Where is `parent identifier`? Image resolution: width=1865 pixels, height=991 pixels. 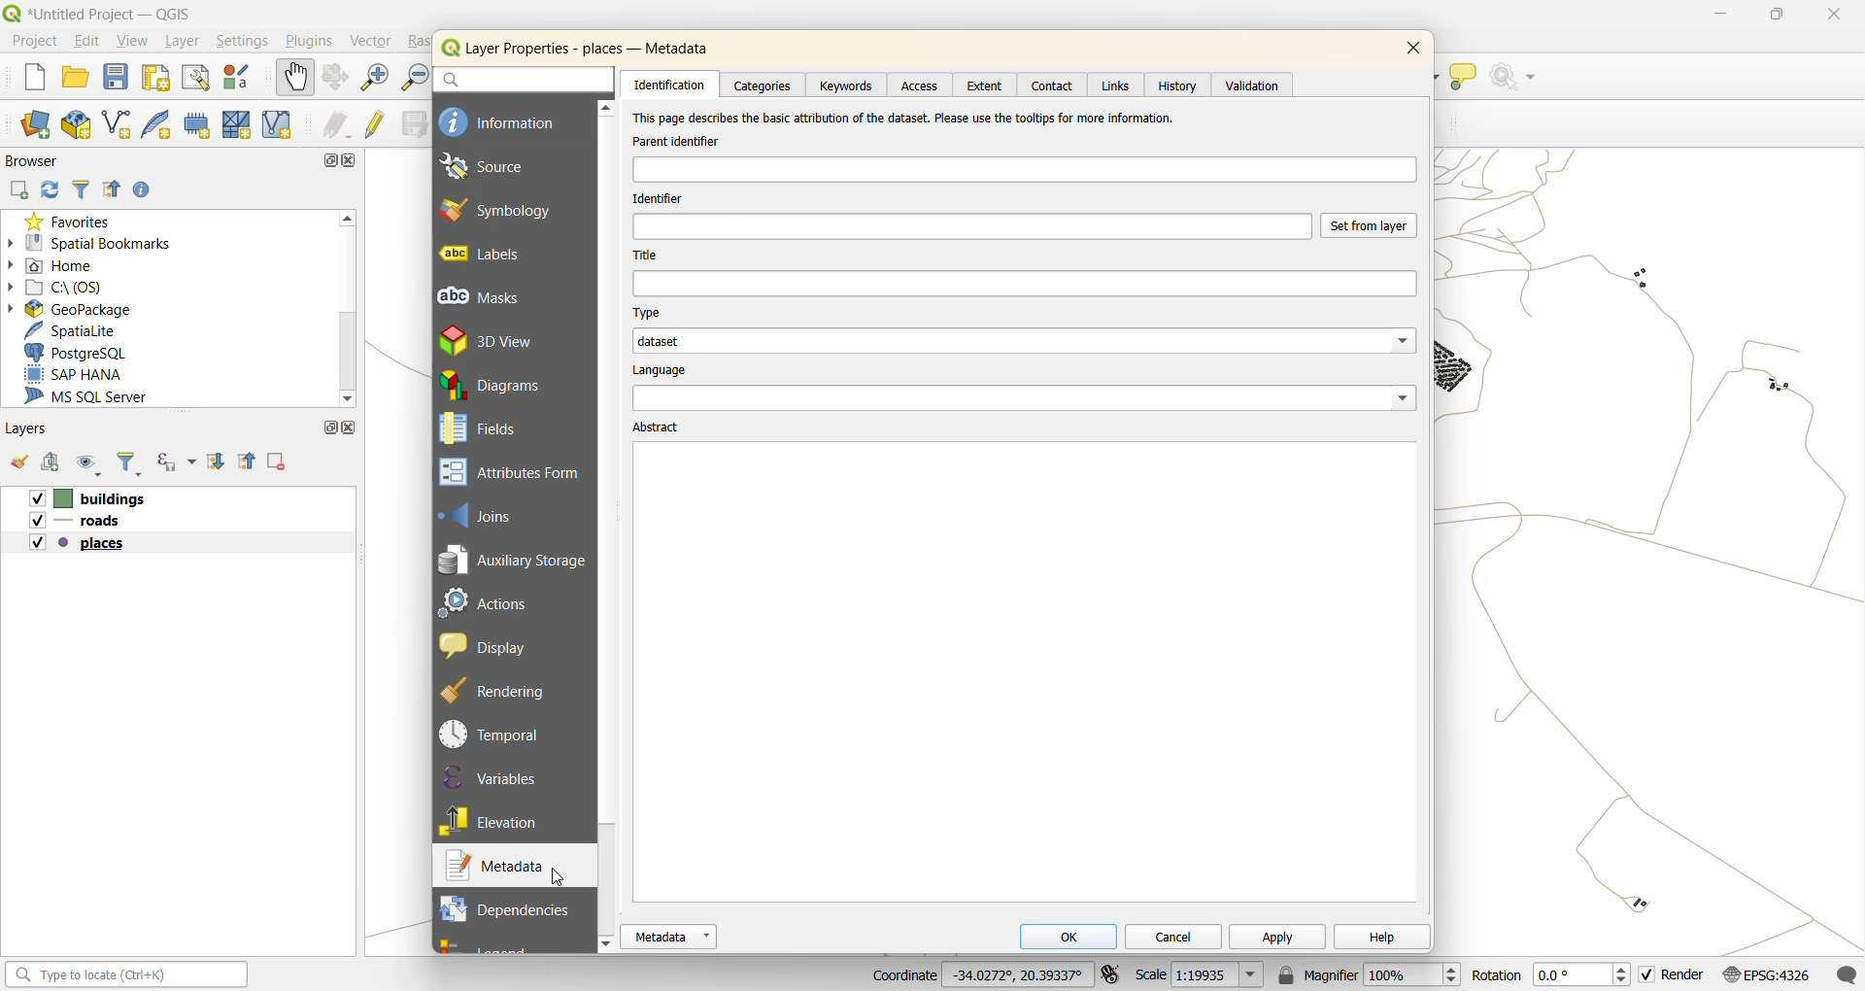 parent identifier is located at coordinates (1024, 166).